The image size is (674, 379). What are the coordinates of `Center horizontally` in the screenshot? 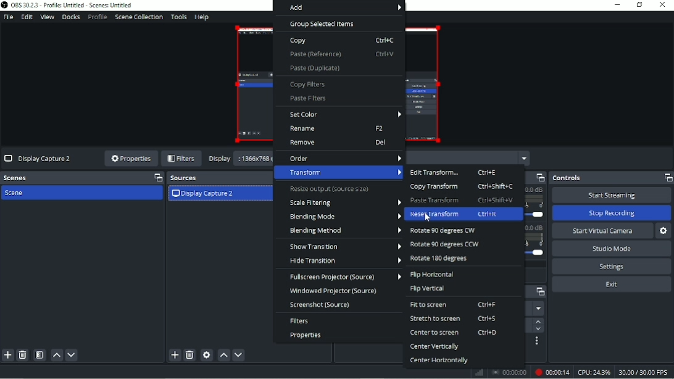 It's located at (439, 360).